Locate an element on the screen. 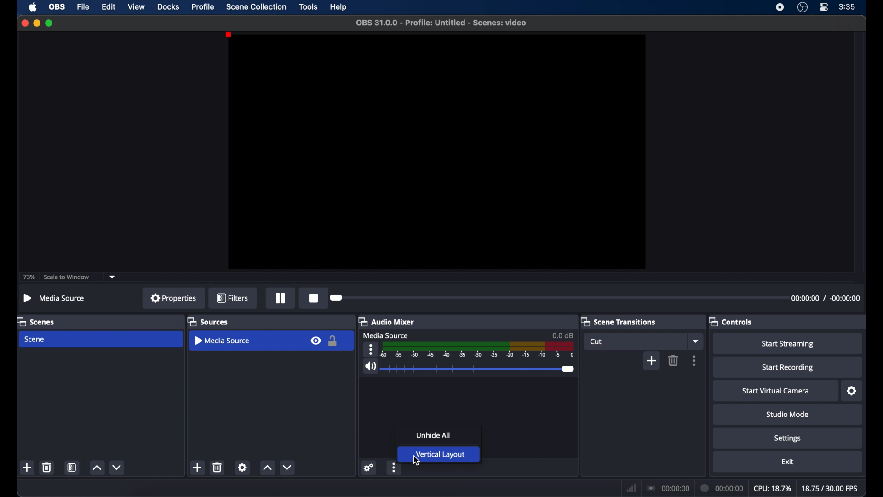 This screenshot has height=497, width=883. add is located at coordinates (27, 467).